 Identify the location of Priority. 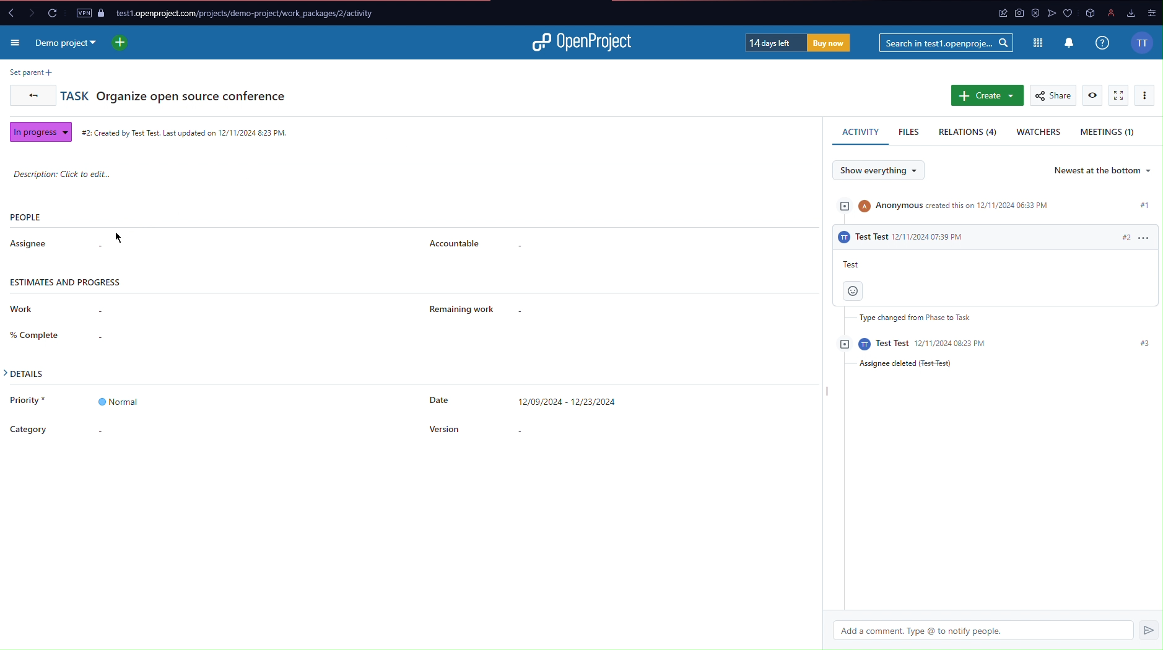
(73, 402).